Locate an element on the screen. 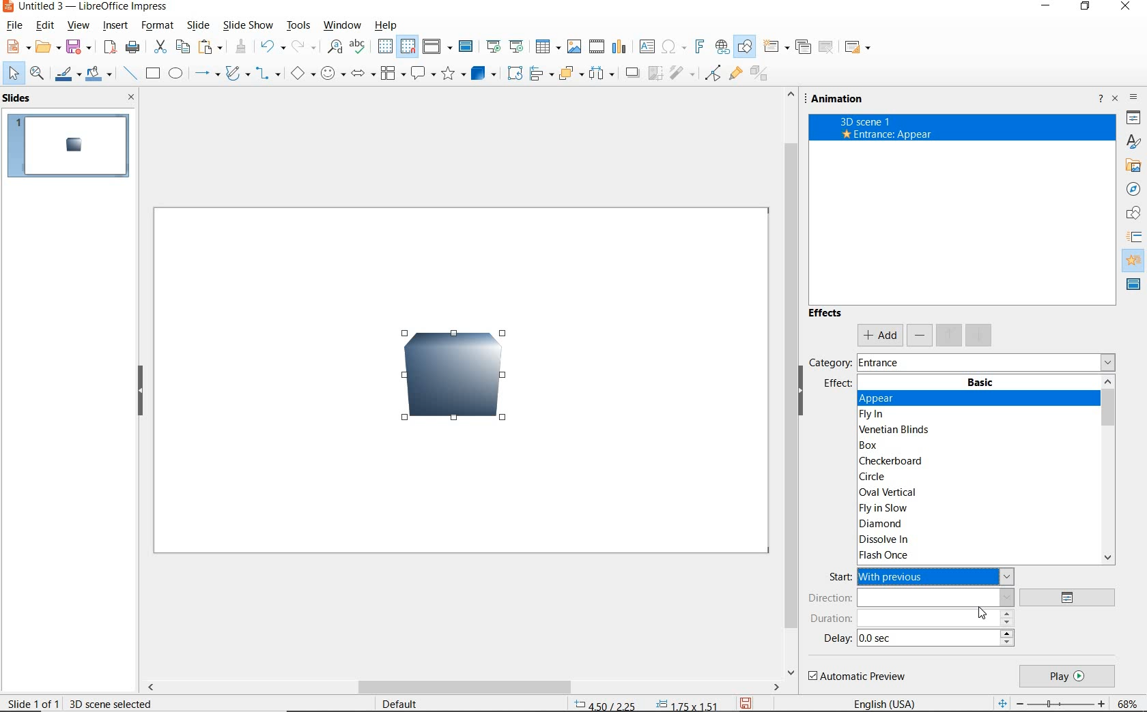 Image resolution: width=1147 pixels, height=712 pixels. cut is located at coordinates (161, 47).